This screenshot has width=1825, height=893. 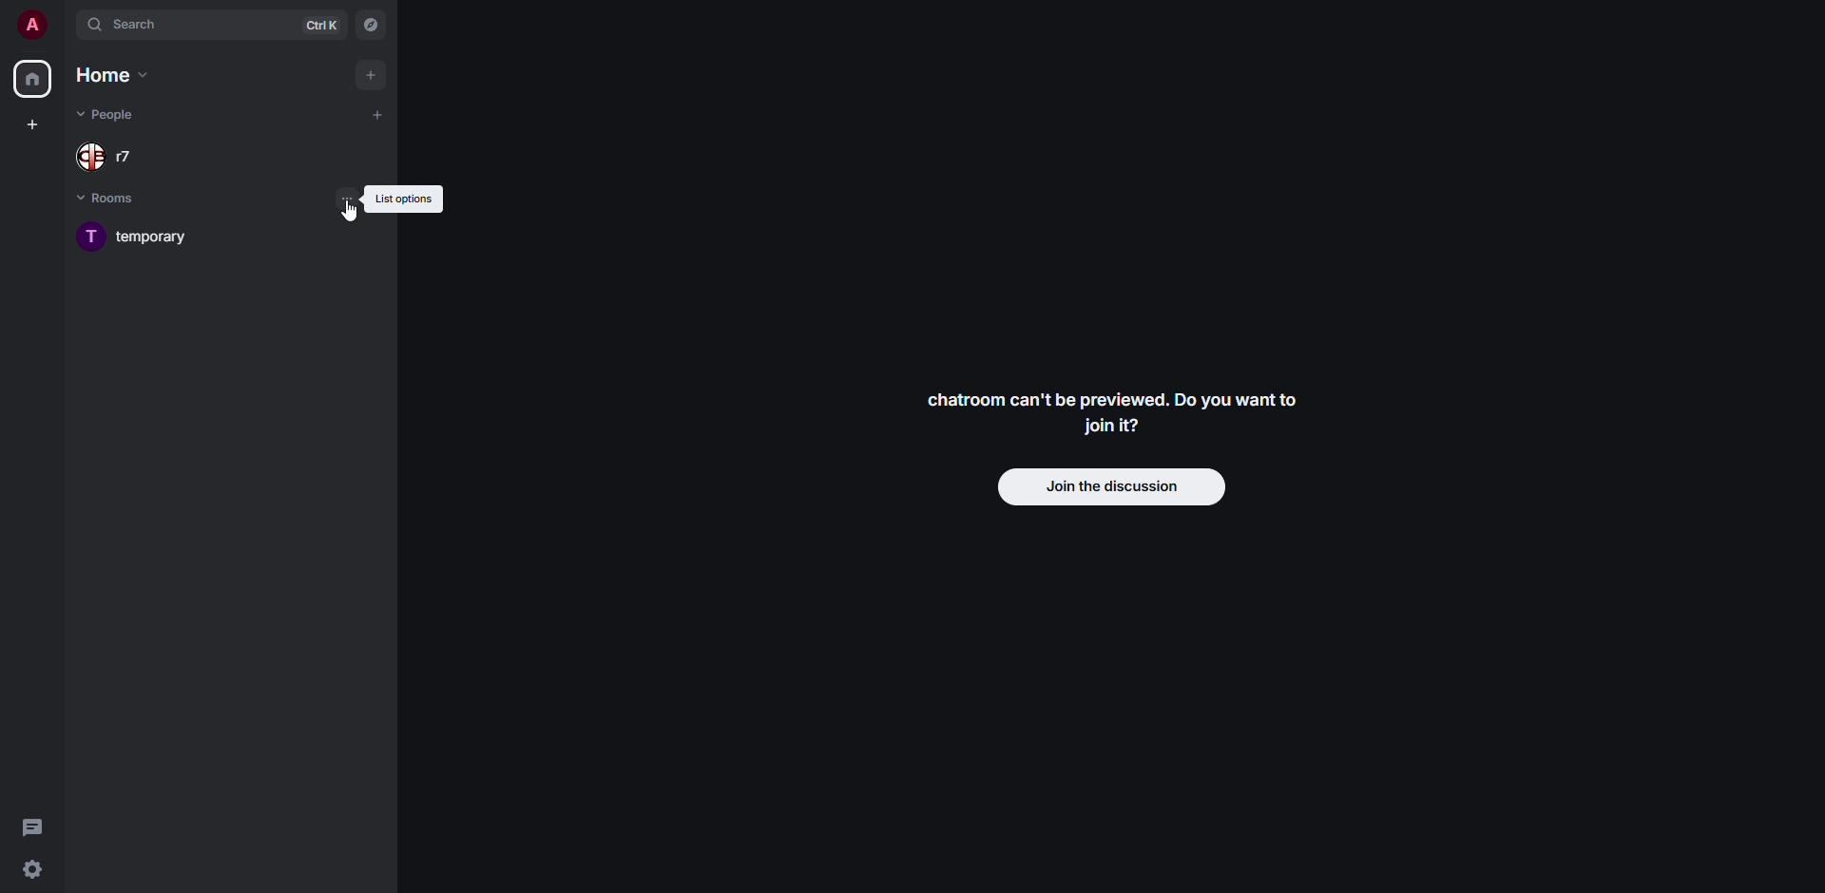 I want to click on threads, so click(x=34, y=826).